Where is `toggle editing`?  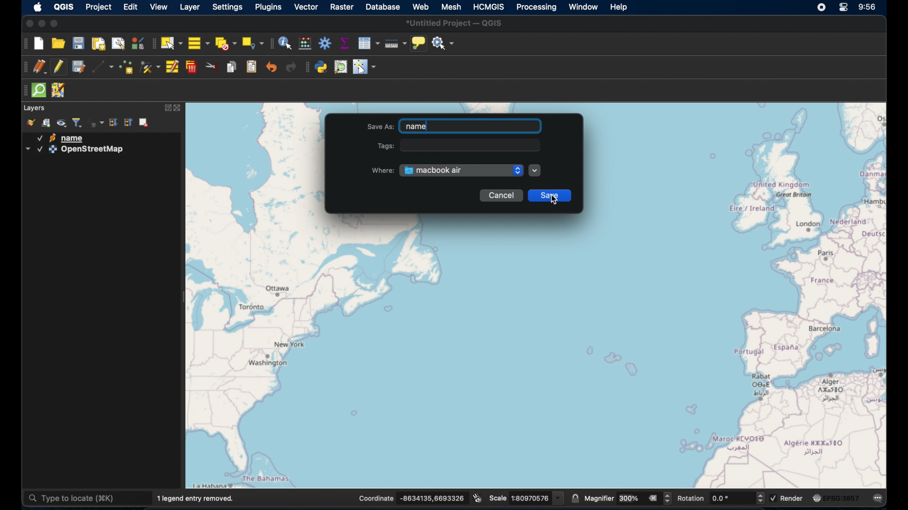 toggle editing is located at coordinates (58, 68).